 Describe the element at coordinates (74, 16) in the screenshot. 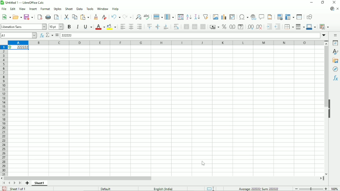

I see `Copy` at that location.